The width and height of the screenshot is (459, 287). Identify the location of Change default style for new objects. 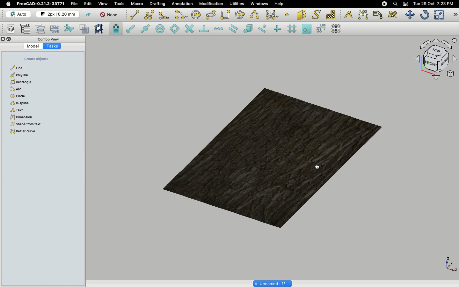
(58, 14).